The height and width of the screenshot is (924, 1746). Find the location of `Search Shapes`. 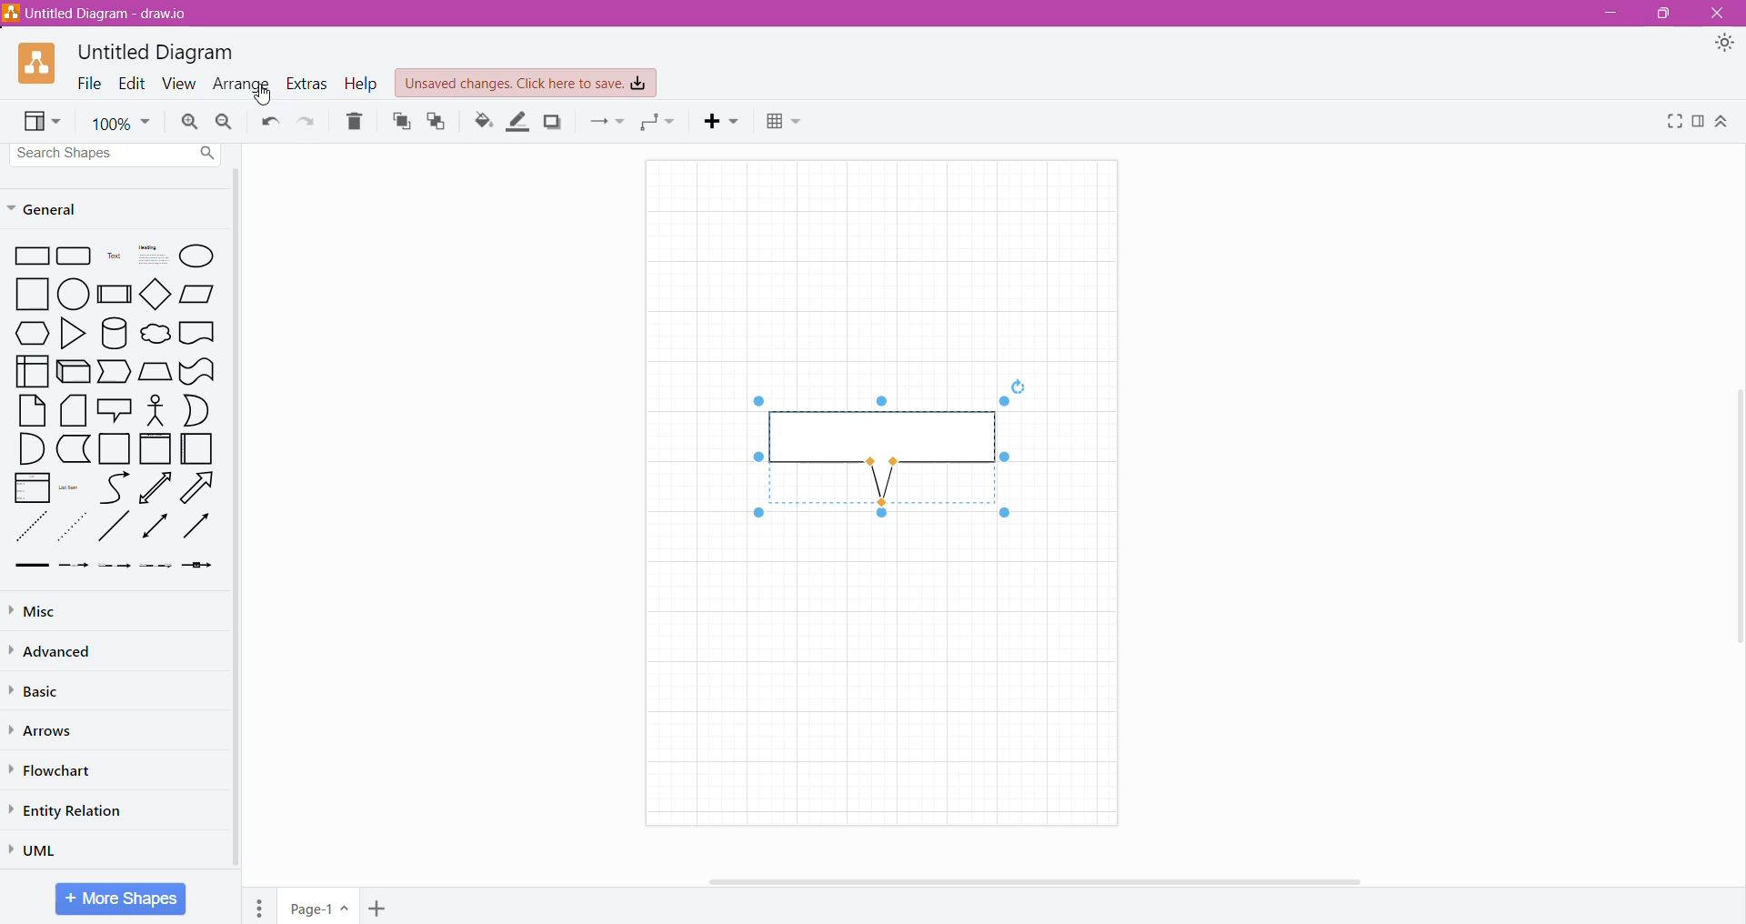

Search Shapes is located at coordinates (117, 154).